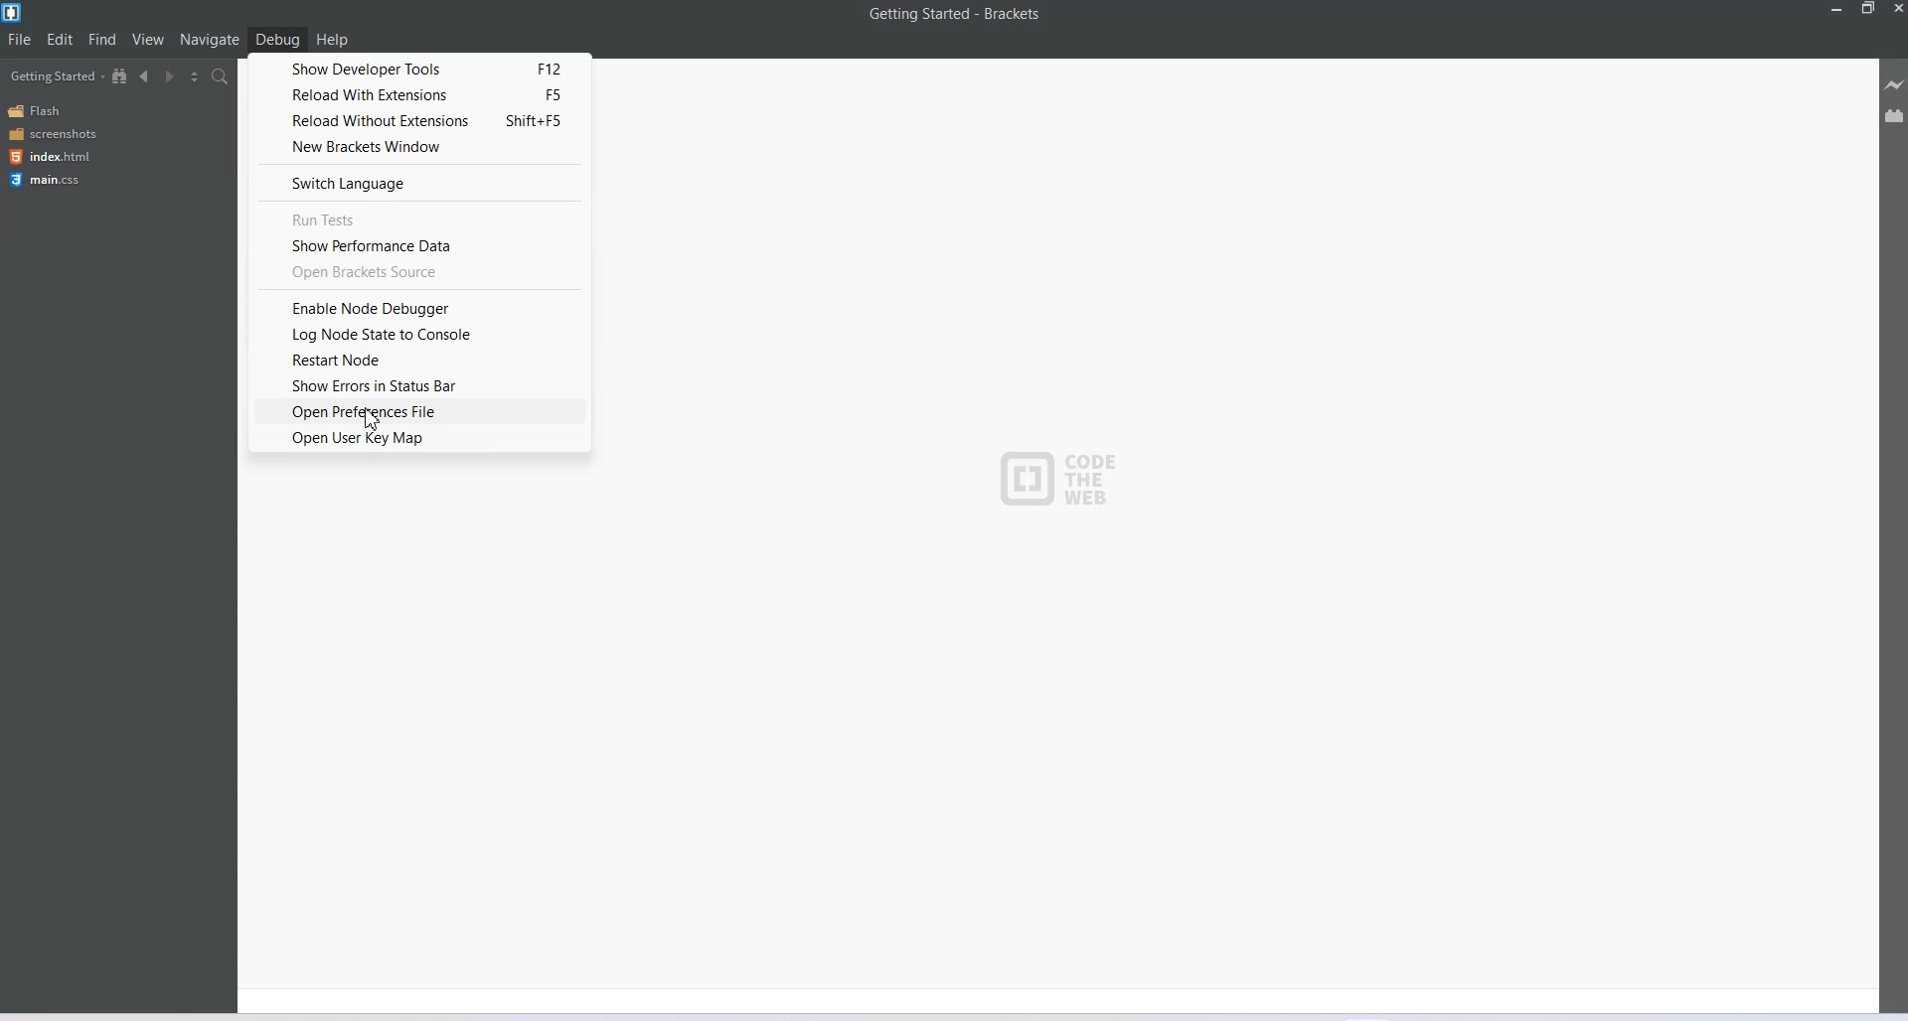 This screenshot has width=1908, height=1021. Describe the element at coordinates (420, 306) in the screenshot. I see `Enable Node Debugger` at that location.